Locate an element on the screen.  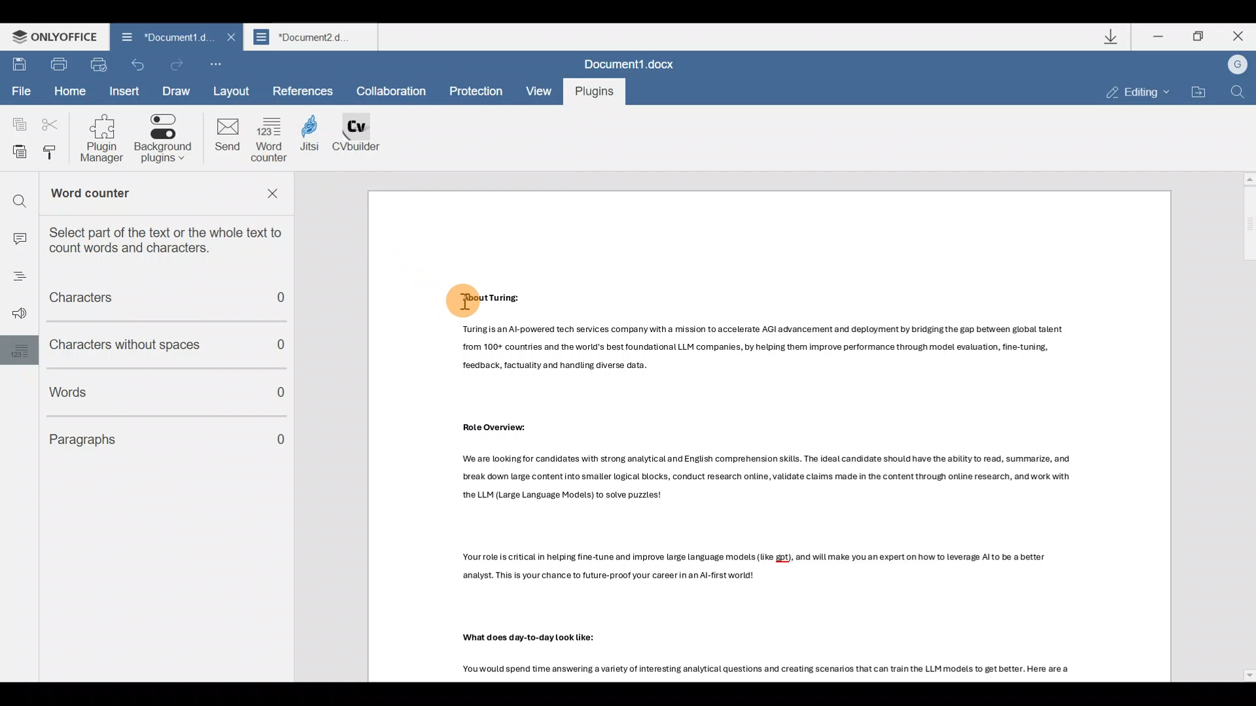
Document.docx is located at coordinates (631, 61).